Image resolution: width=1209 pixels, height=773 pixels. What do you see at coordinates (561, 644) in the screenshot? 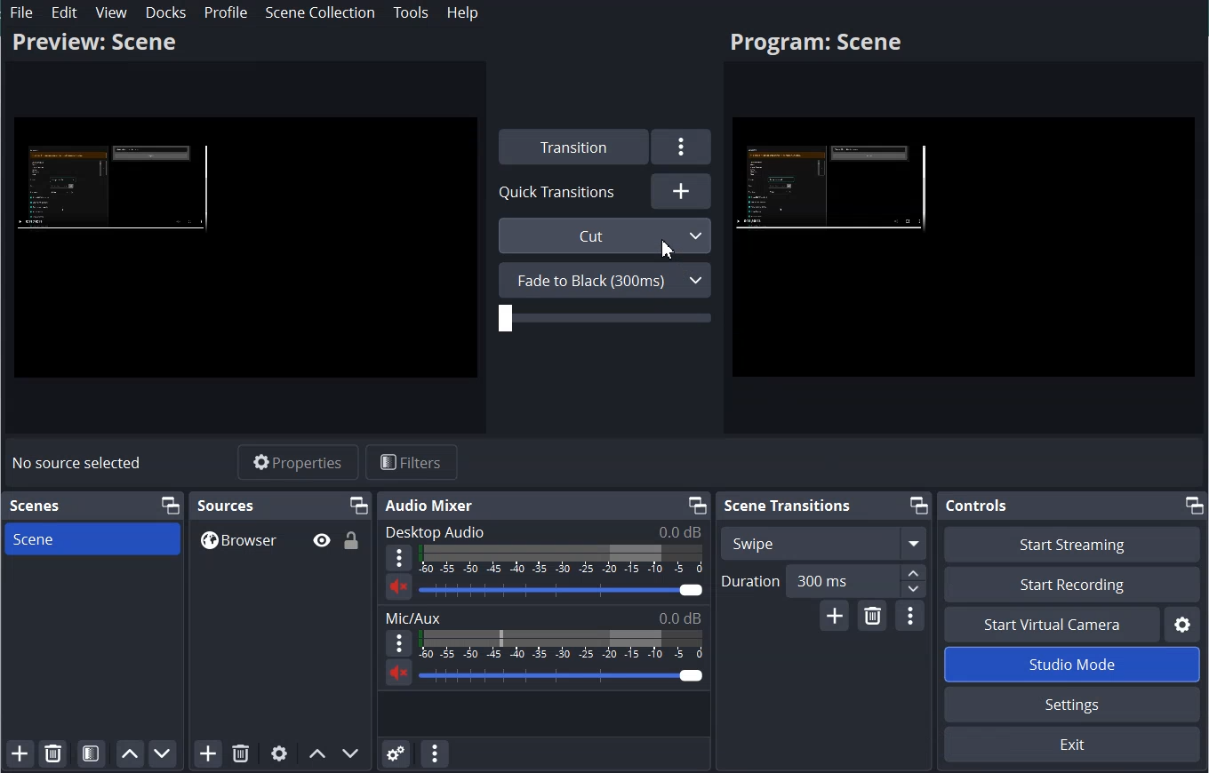
I see `Sound Indicator` at bounding box center [561, 644].